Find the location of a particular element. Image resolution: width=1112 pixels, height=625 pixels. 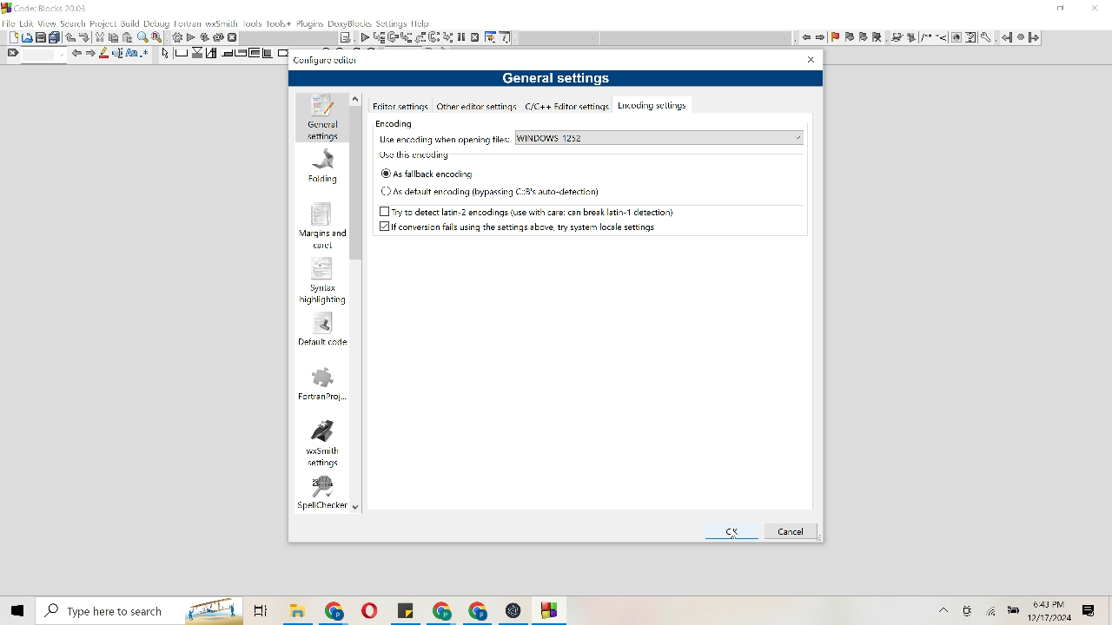

Try to detect latin-2 encodings is located at coordinates (526, 210).